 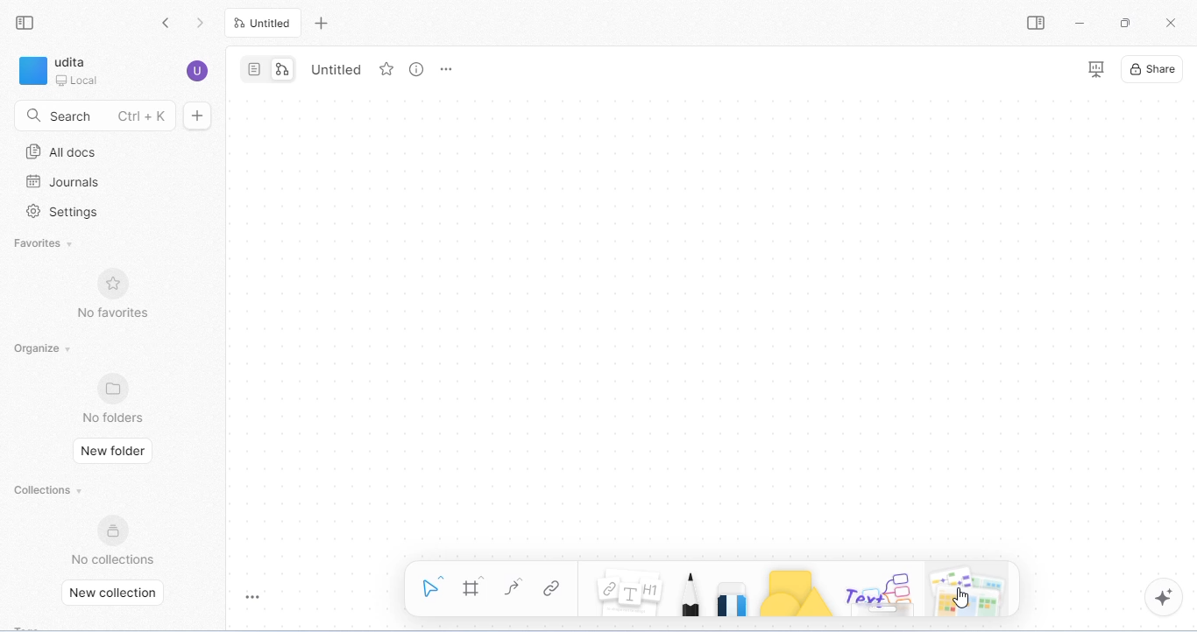 I want to click on new tab, so click(x=323, y=25).